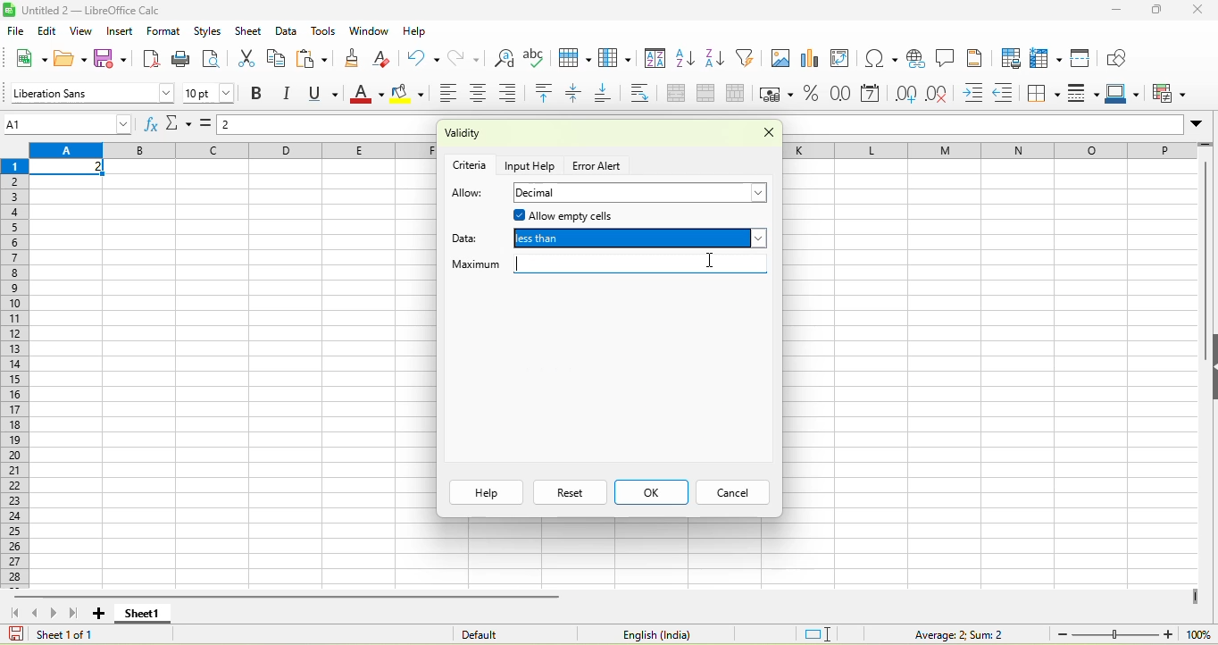 This screenshot has width=1218, height=645. Describe the element at coordinates (570, 492) in the screenshot. I see `reset` at that location.